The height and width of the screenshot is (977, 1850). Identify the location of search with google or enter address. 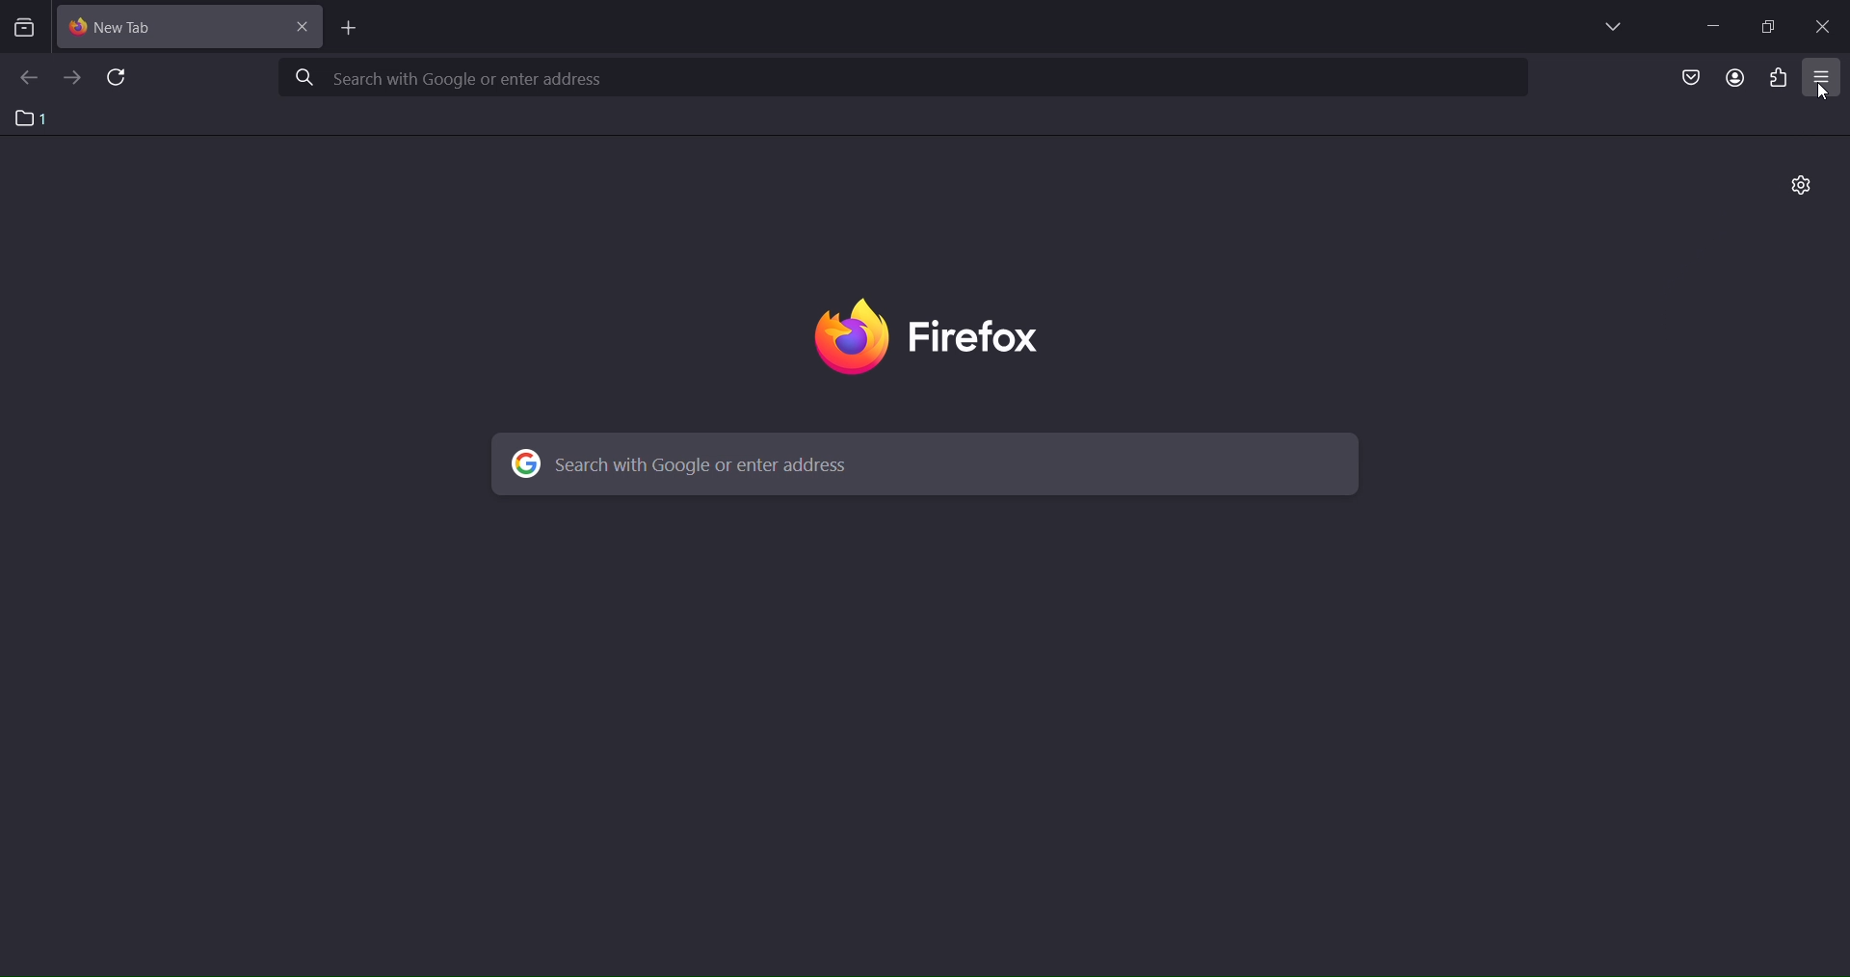
(926, 467).